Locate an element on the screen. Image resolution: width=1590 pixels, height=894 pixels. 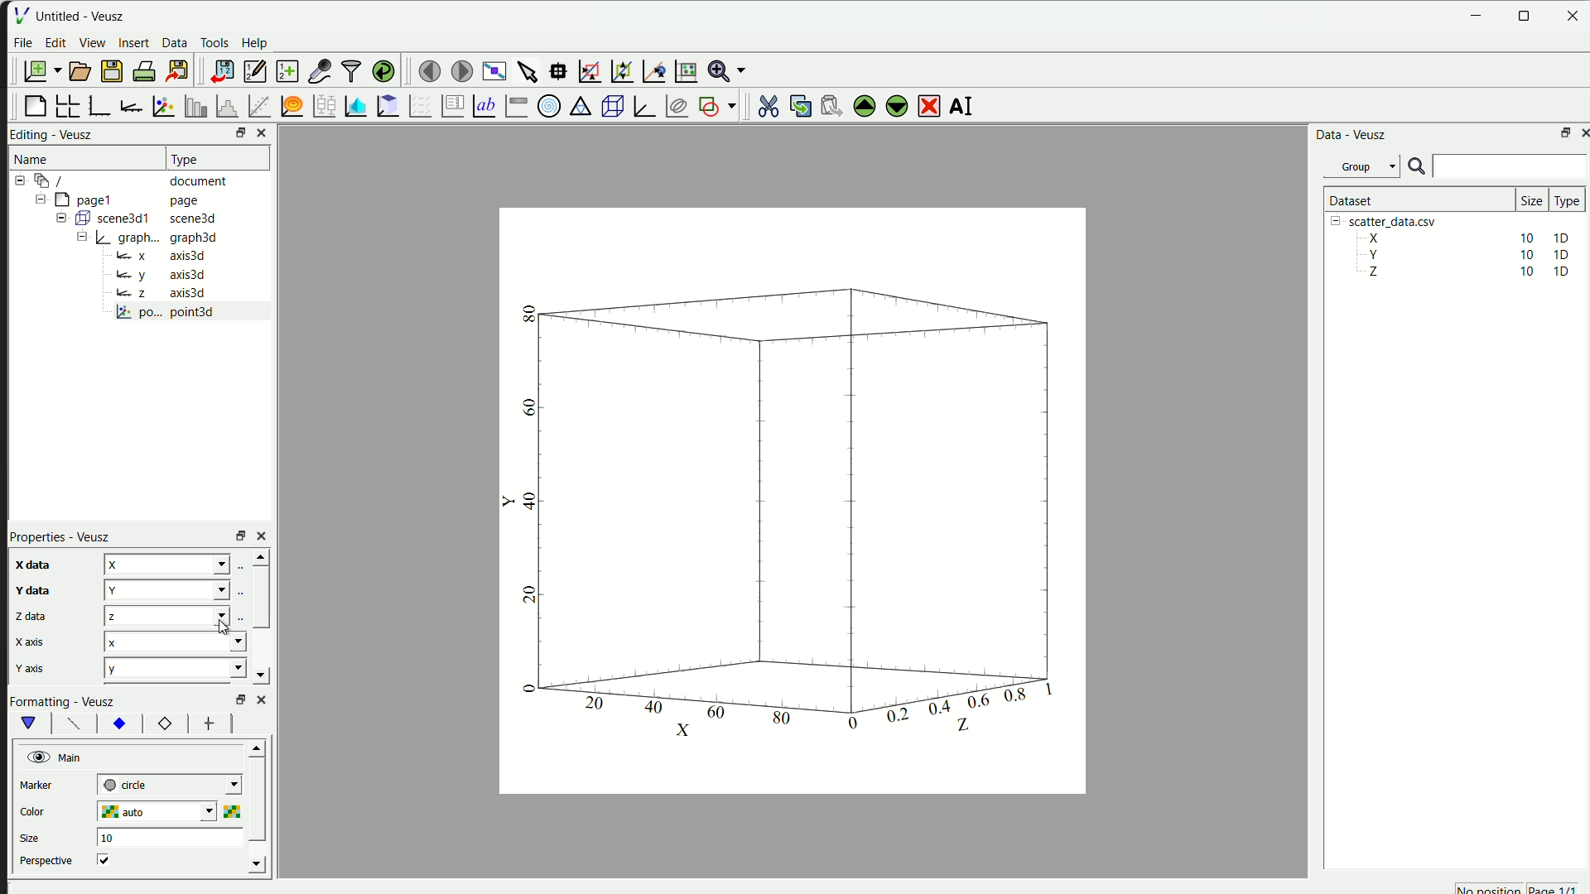
= ( scene3d1  scene3d is located at coordinates (140, 218).